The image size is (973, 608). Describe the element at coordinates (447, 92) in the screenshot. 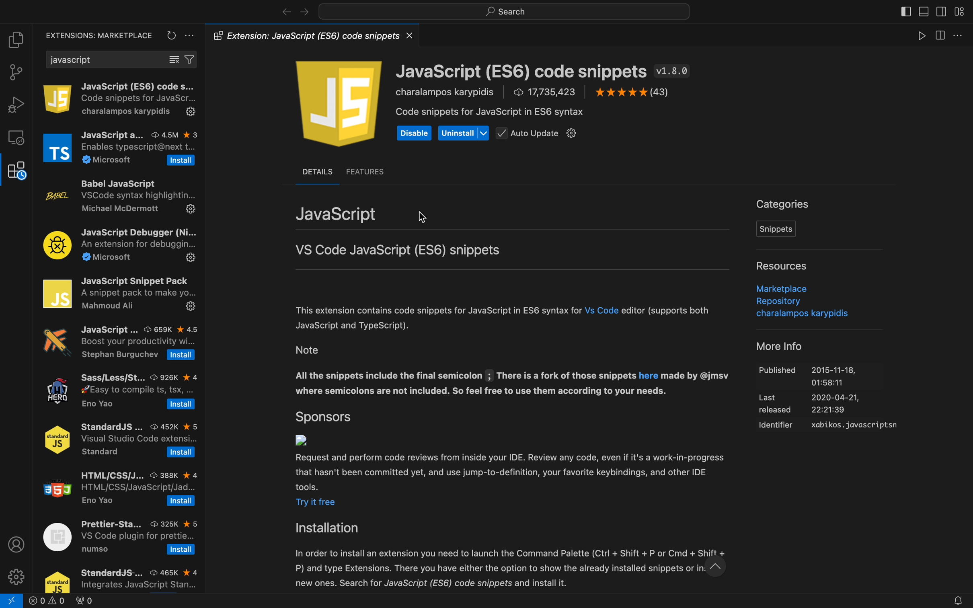

I see `Code snippets for JavaS` at that location.